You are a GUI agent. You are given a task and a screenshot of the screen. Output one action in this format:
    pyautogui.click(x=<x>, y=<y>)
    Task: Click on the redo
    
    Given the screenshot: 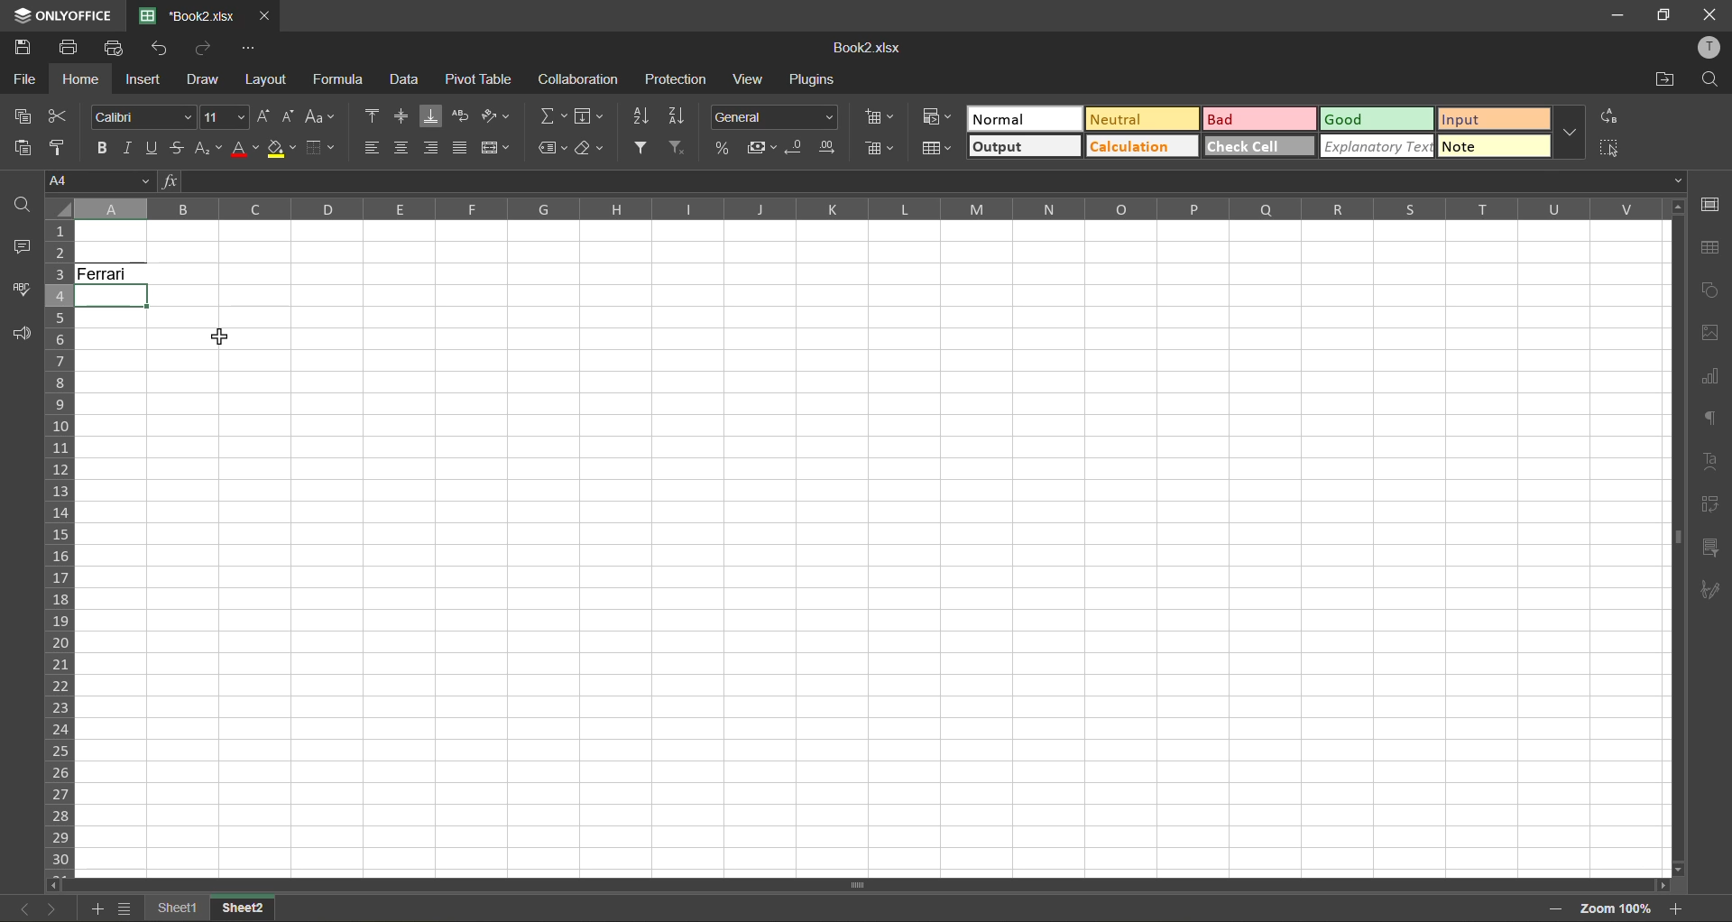 What is the action you would take?
    pyautogui.click(x=205, y=50)
    